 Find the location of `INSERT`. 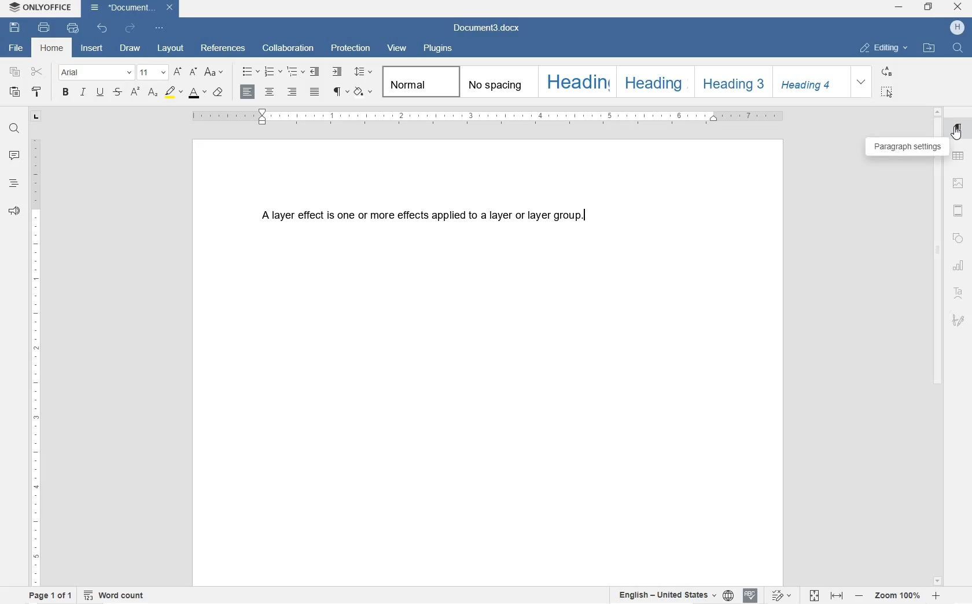

INSERT is located at coordinates (92, 49).